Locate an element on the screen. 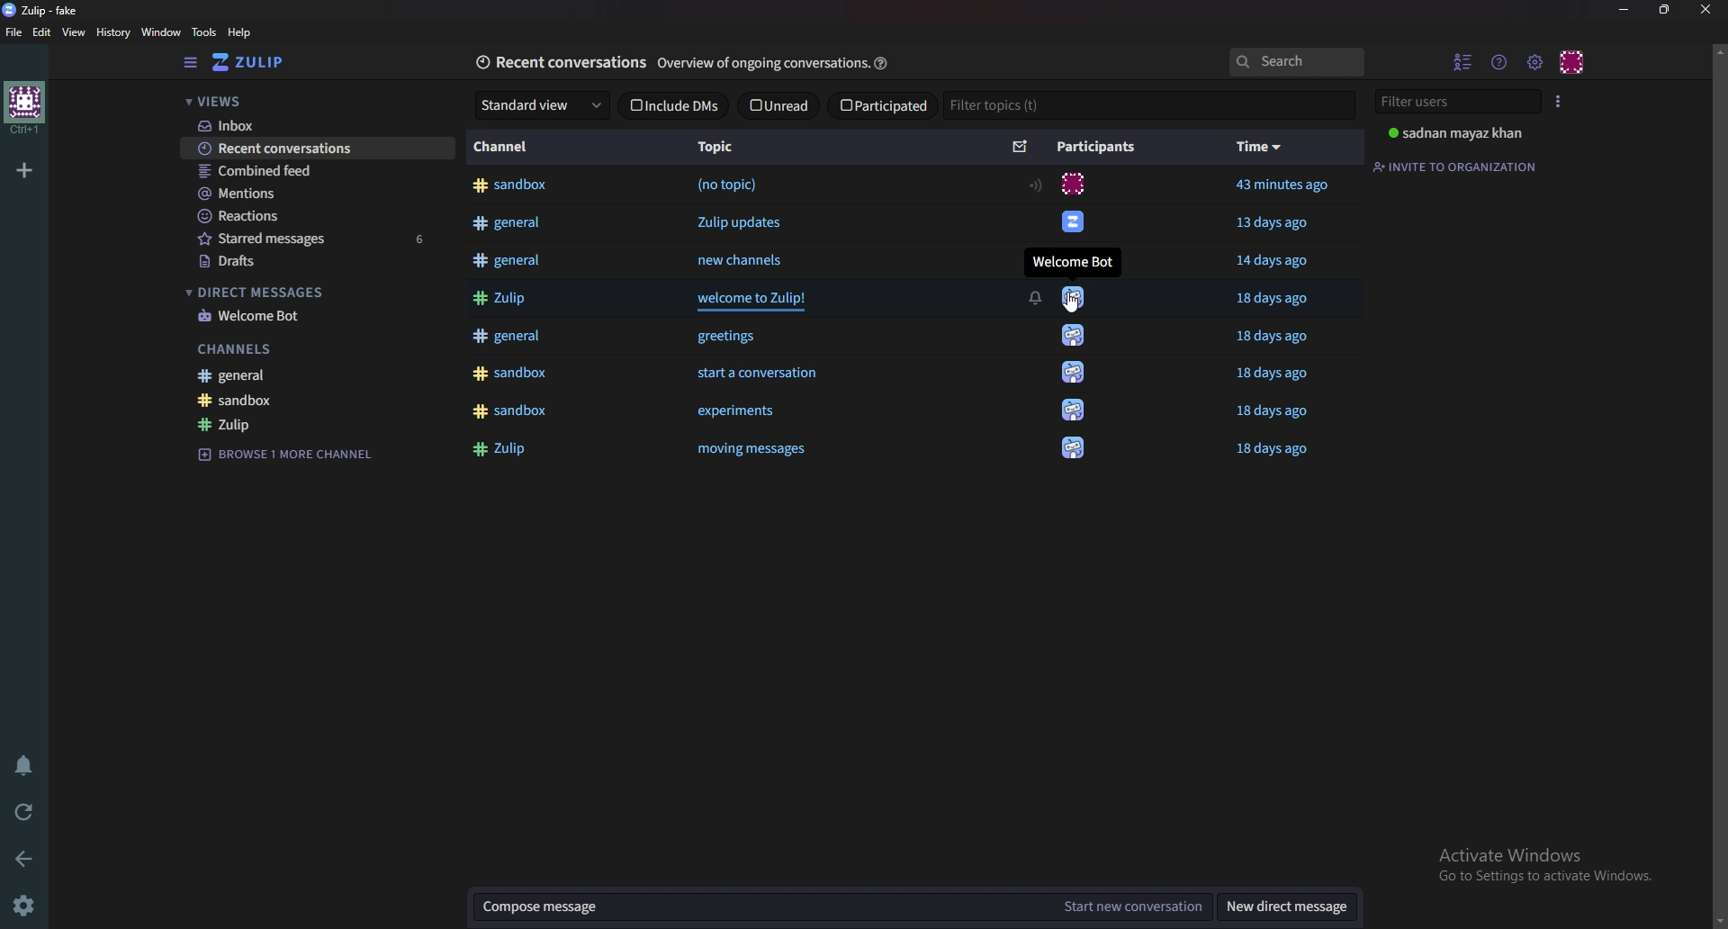  home is located at coordinates (25, 109).